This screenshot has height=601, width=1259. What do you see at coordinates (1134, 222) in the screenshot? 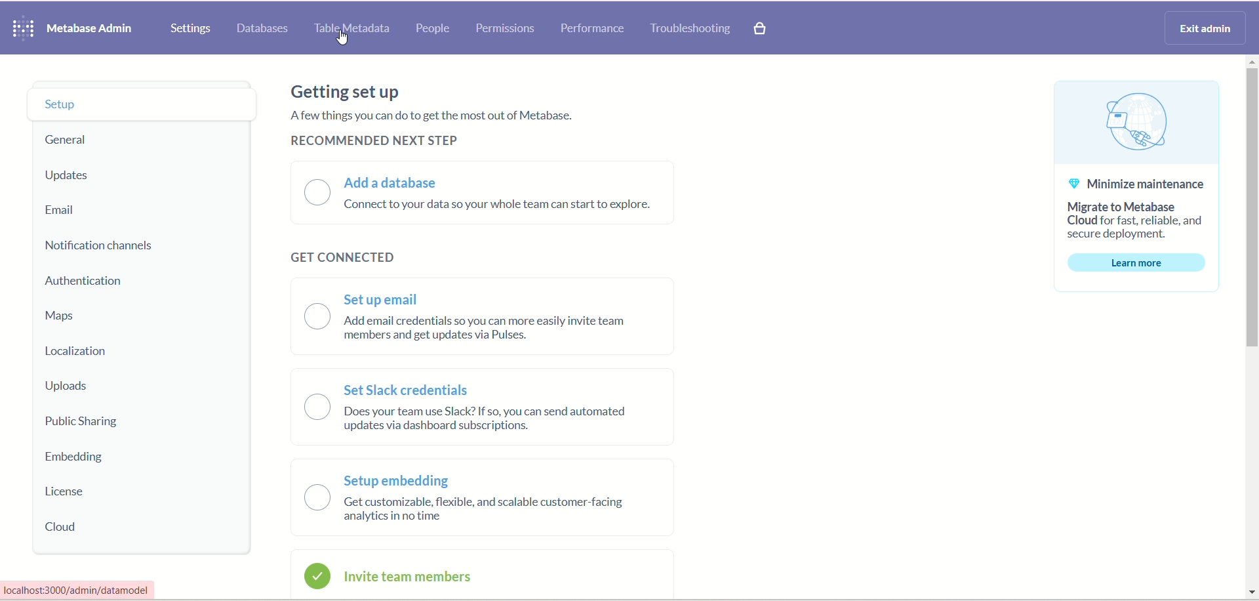
I see `migrate to metabase cloud for fast, reliable and secure deployment ` at bounding box center [1134, 222].